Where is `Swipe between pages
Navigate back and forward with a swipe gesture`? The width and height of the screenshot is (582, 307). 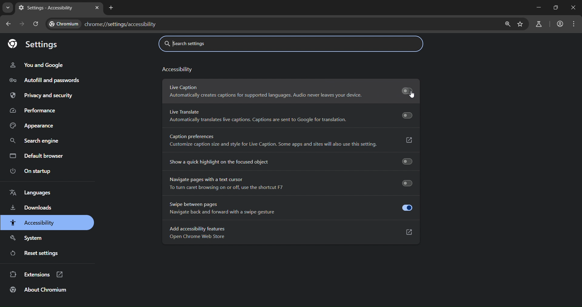 Swipe between pages
Navigate back and forward with a swipe gesture is located at coordinates (290, 207).